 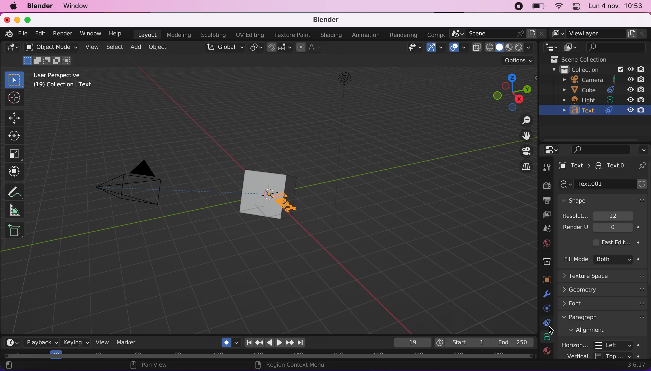 What do you see at coordinates (547, 243) in the screenshot?
I see `world` at bounding box center [547, 243].